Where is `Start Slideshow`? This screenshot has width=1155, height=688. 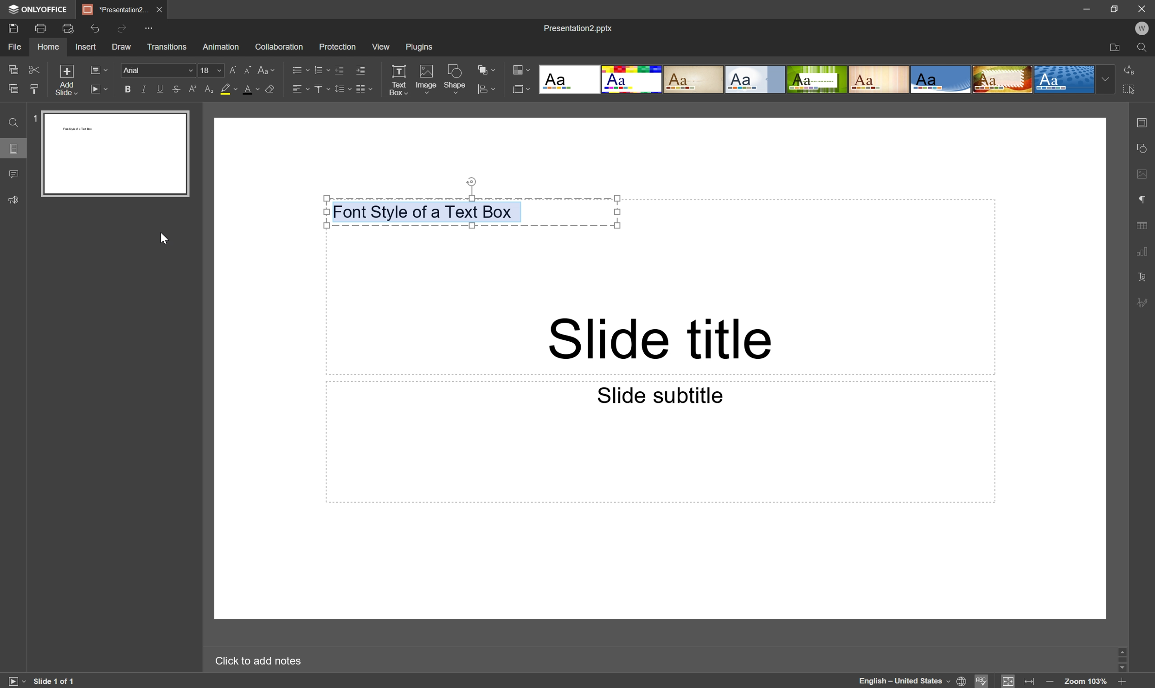 Start Slideshow is located at coordinates (16, 681).